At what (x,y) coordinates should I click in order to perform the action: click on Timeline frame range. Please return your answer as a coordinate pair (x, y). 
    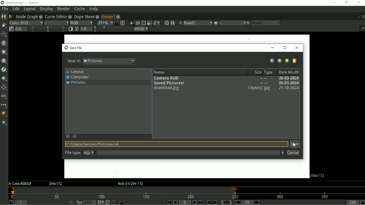
    Looking at the image, I should click on (122, 202).